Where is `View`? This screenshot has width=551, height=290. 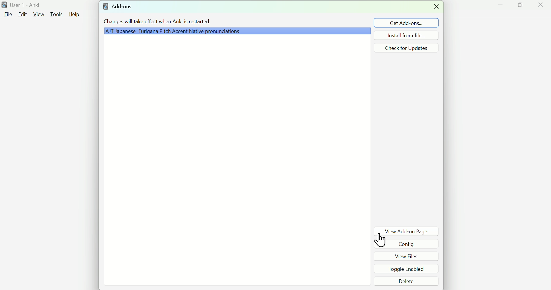
View is located at coordinates (38, 14).